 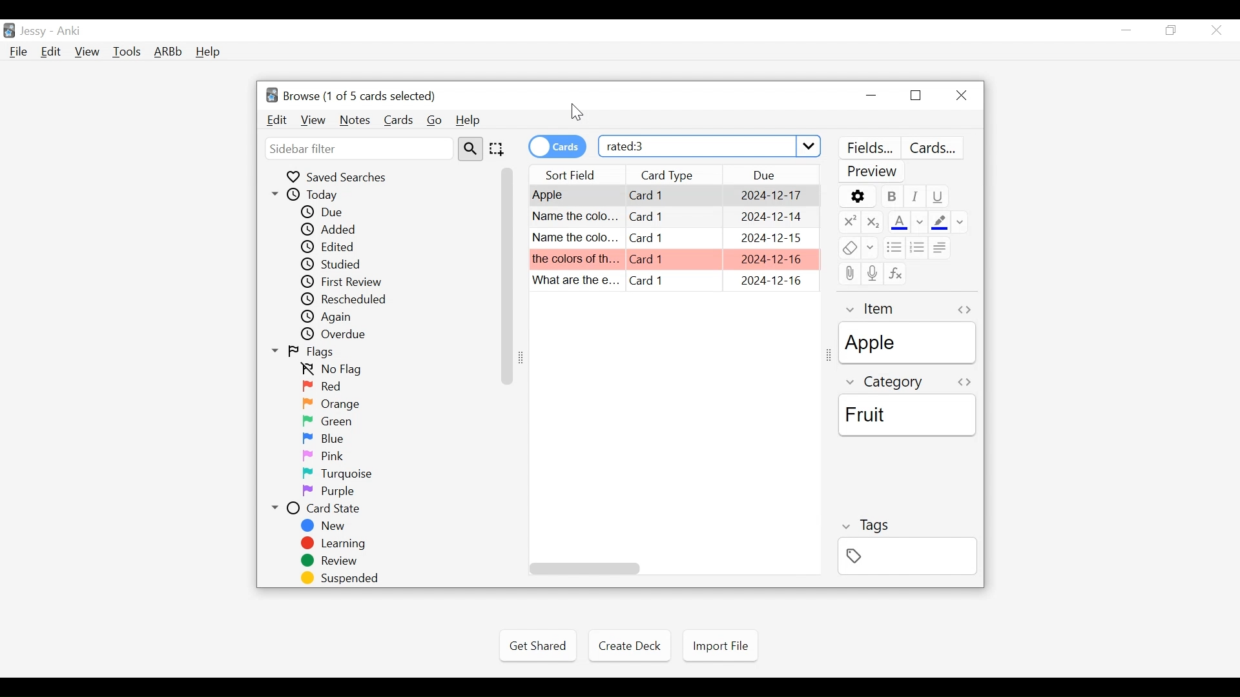 What do you see at coordinates (906, 556) in the screenshot?
I see `Tags Fiel` at bounding box center [906, 556].